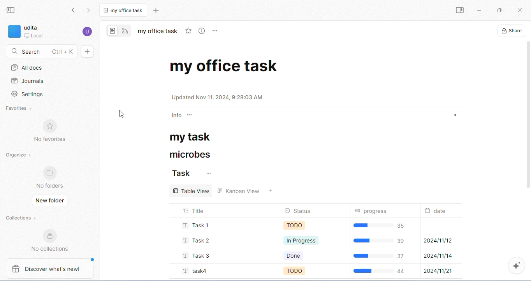 The width and height of the screenshot is (531, 281). I want to click on cursor, so click(122, 114).